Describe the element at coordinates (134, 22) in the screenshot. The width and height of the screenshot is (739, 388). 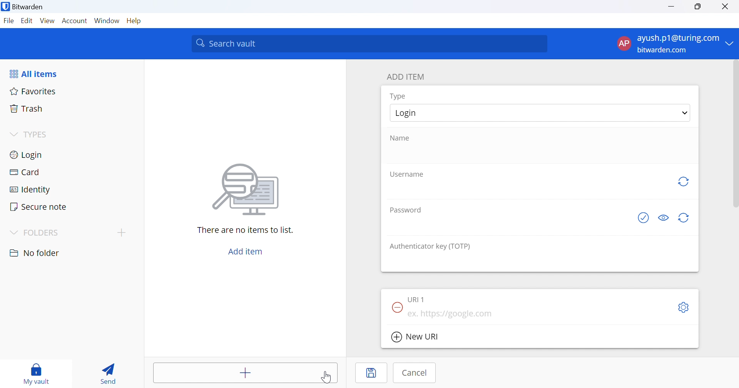
I see `Help` at that location.